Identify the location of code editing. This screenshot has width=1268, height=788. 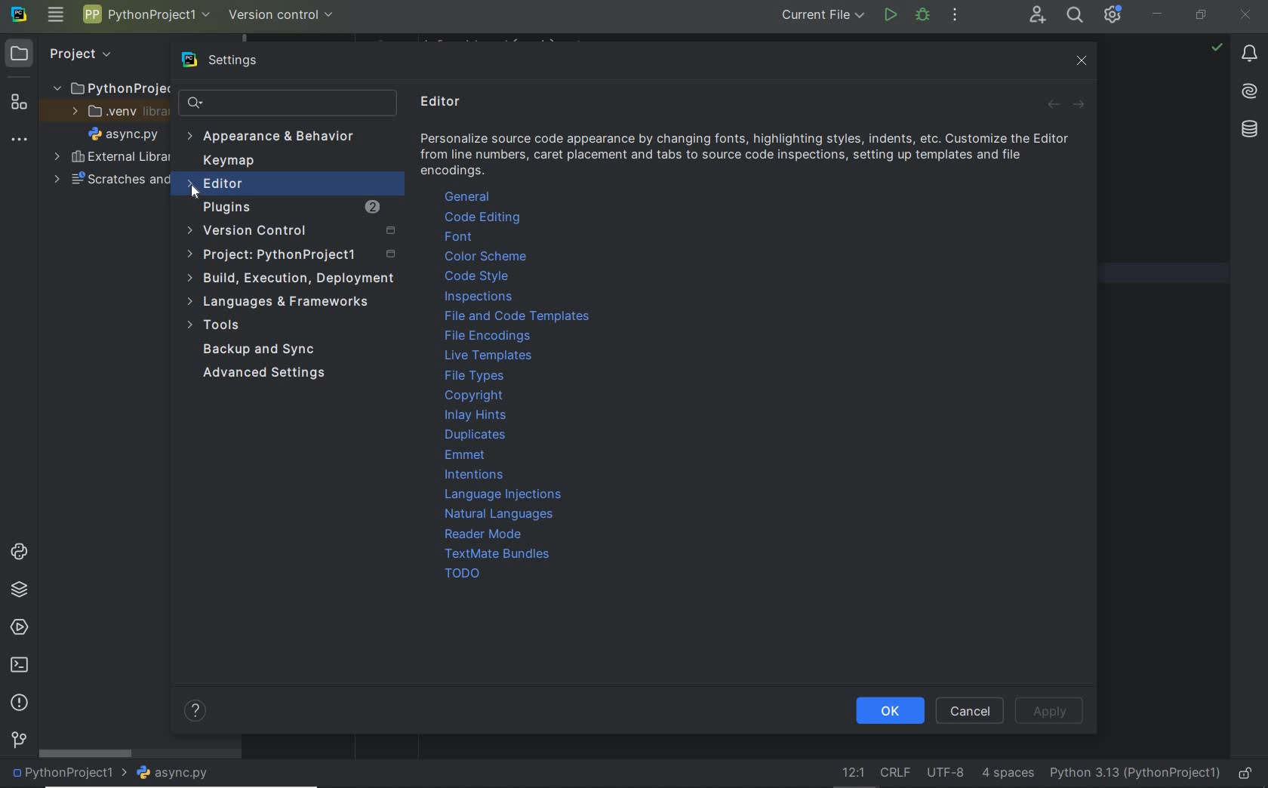
(482, 217).